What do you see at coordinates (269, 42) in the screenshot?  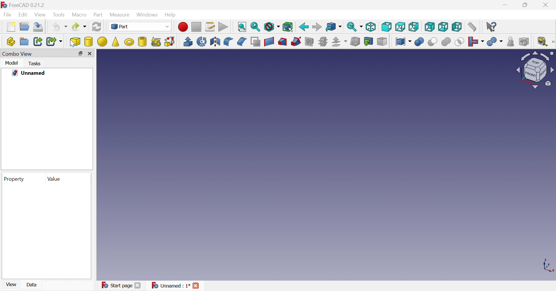 I see `Create ruled surface` at bounding box center [269, 42].